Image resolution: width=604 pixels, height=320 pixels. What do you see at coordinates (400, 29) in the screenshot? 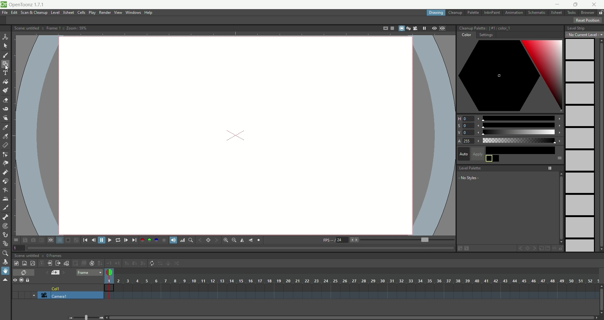
I see `camera stand view` at bounding box center [400, 29].